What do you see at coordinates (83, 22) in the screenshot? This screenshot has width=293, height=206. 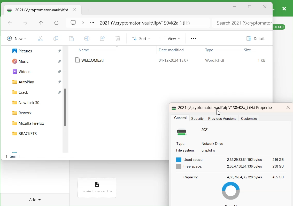 I see `Drop down box` at bounding box center [83, 22].